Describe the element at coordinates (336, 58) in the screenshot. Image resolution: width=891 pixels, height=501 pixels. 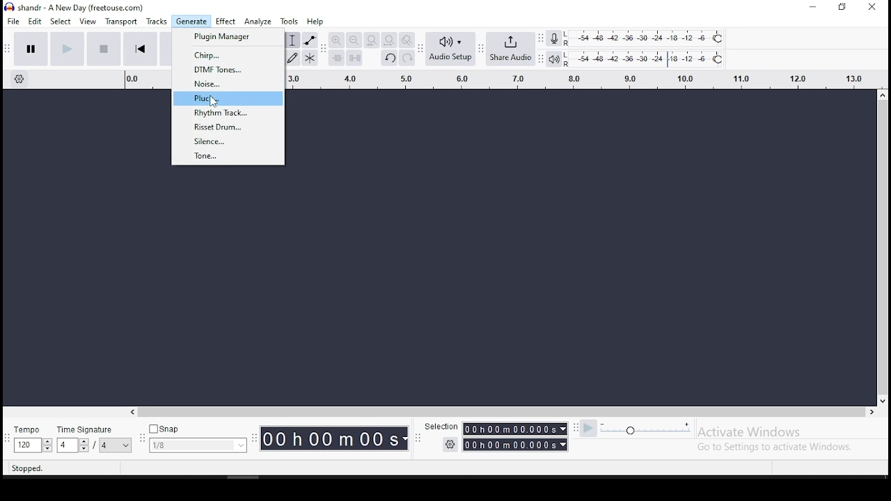
I see `trim audio outside selection` at that location.